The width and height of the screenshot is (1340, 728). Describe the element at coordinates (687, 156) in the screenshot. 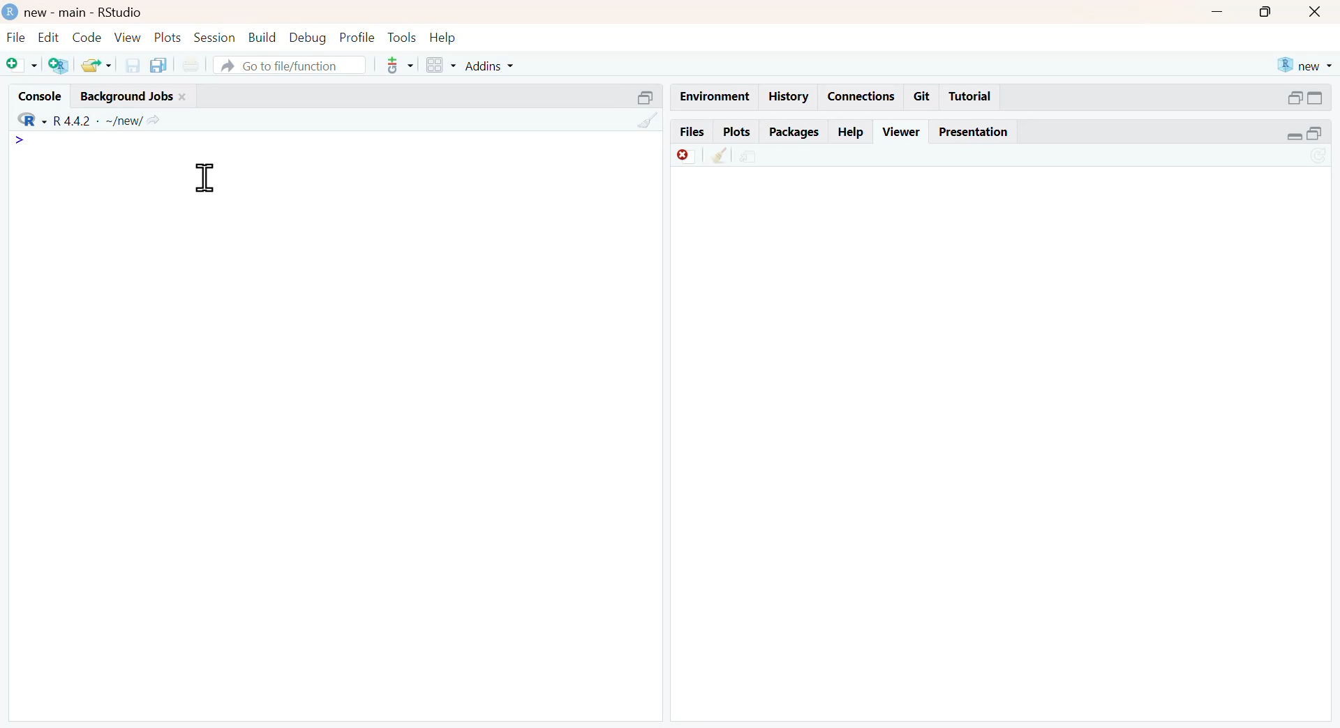

I see `discard` at that location.